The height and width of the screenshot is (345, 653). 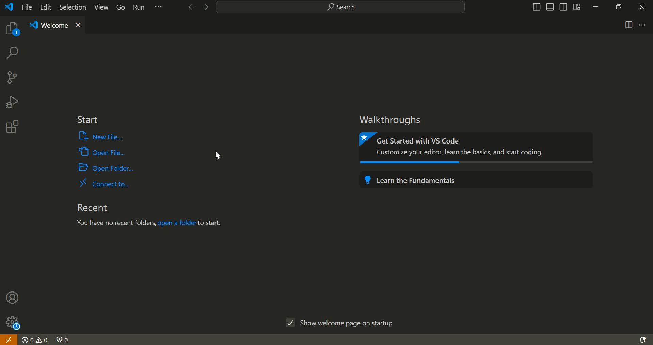 I want to click on search, so click(x=340, y=7).